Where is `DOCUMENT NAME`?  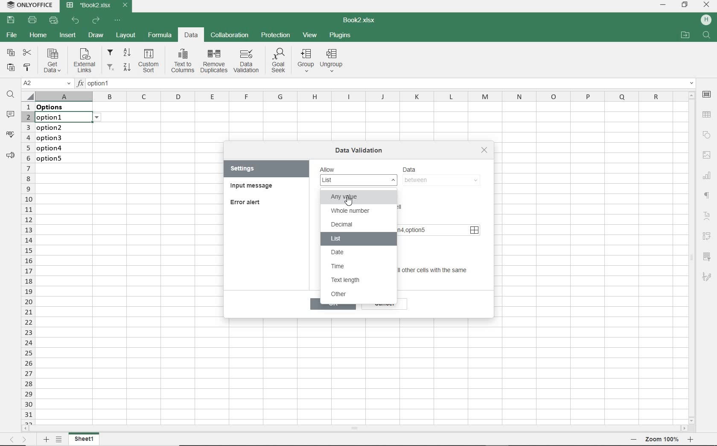
DOCUMENT NAME is located at coordinates (97, 5).